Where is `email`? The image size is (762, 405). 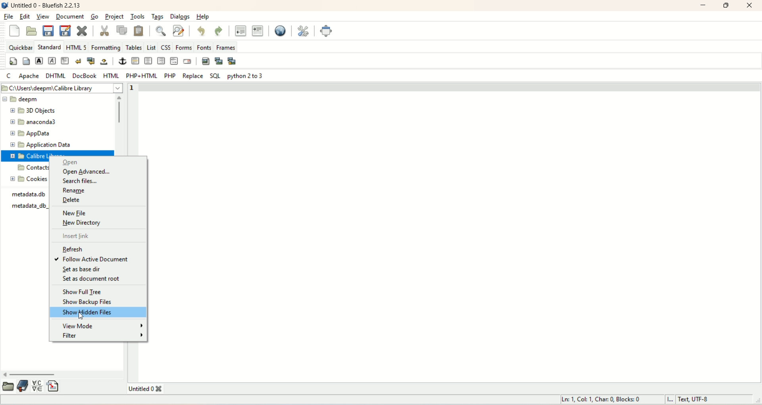
email is located at coordinates (187, 61).